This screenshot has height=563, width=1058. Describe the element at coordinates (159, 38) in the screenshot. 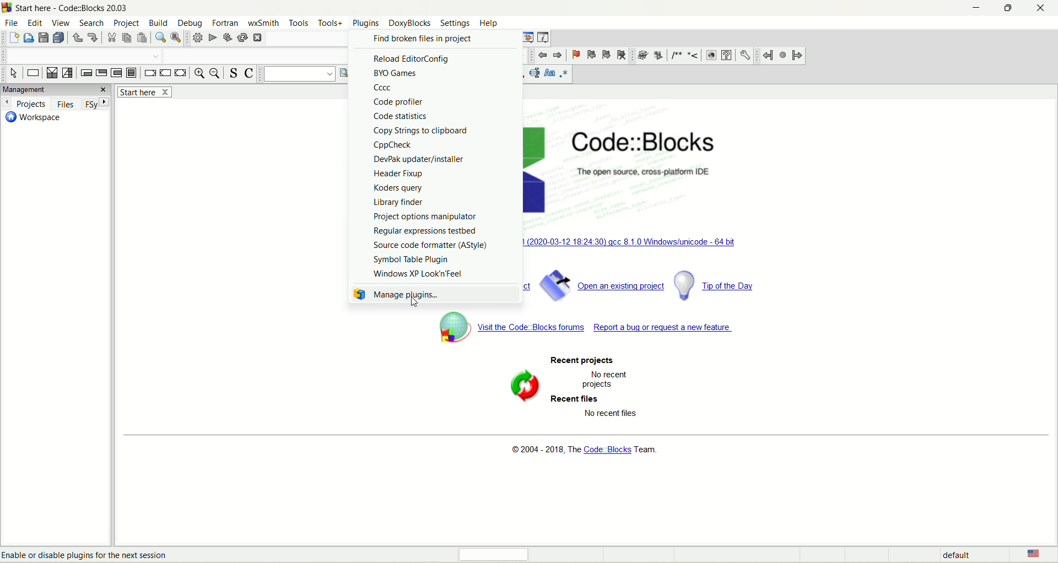

I see `find` at that location.